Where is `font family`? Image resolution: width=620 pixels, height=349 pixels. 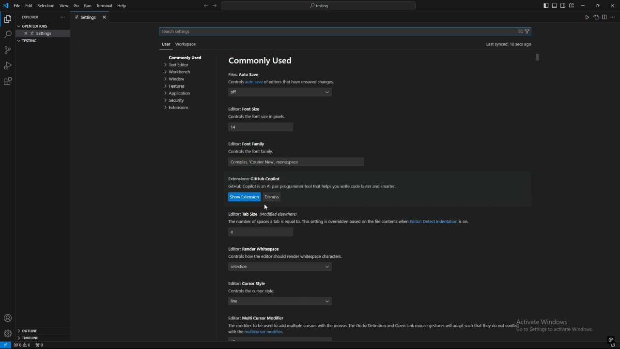 font family is located at coordinates (297, 161).